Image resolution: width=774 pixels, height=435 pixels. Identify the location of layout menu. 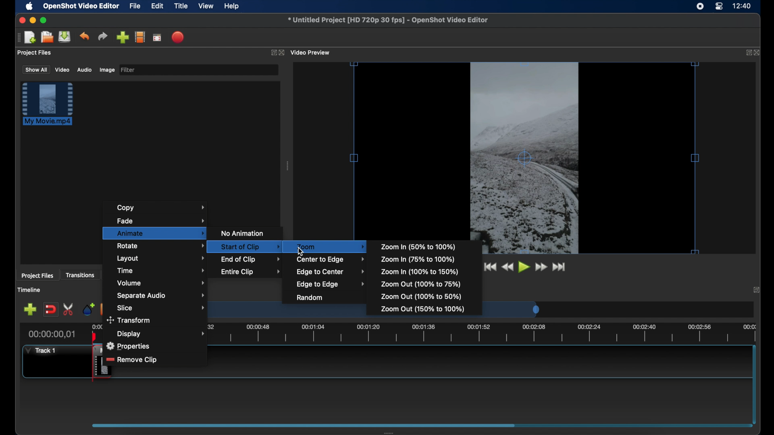
(161, 259).